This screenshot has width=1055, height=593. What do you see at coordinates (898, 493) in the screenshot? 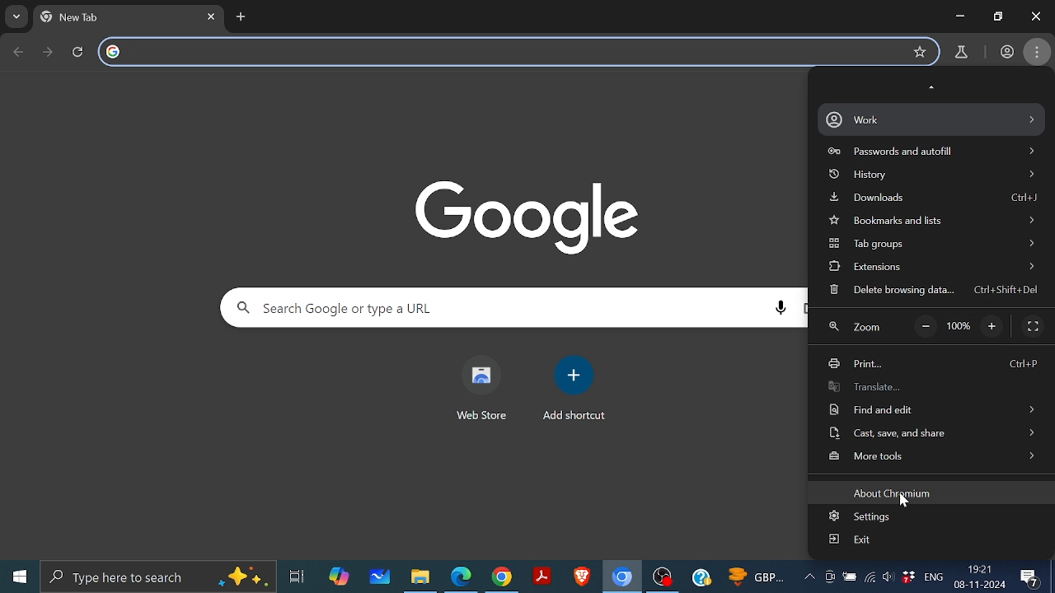
I see `about Chromium` at bounding box center [898, 493].